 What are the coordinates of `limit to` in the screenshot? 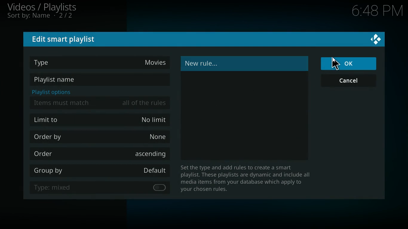 It's located at (101, 119).